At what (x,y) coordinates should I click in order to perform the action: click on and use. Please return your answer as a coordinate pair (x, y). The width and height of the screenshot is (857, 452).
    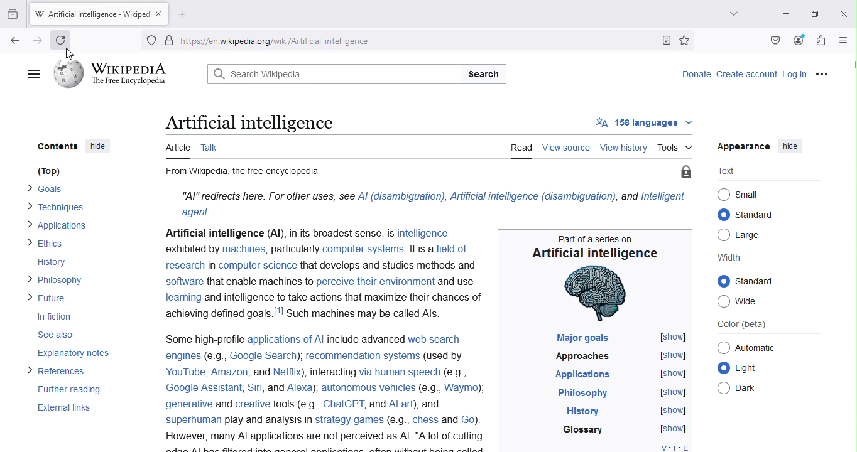
    Looking at the image, I should click on (459, 283).